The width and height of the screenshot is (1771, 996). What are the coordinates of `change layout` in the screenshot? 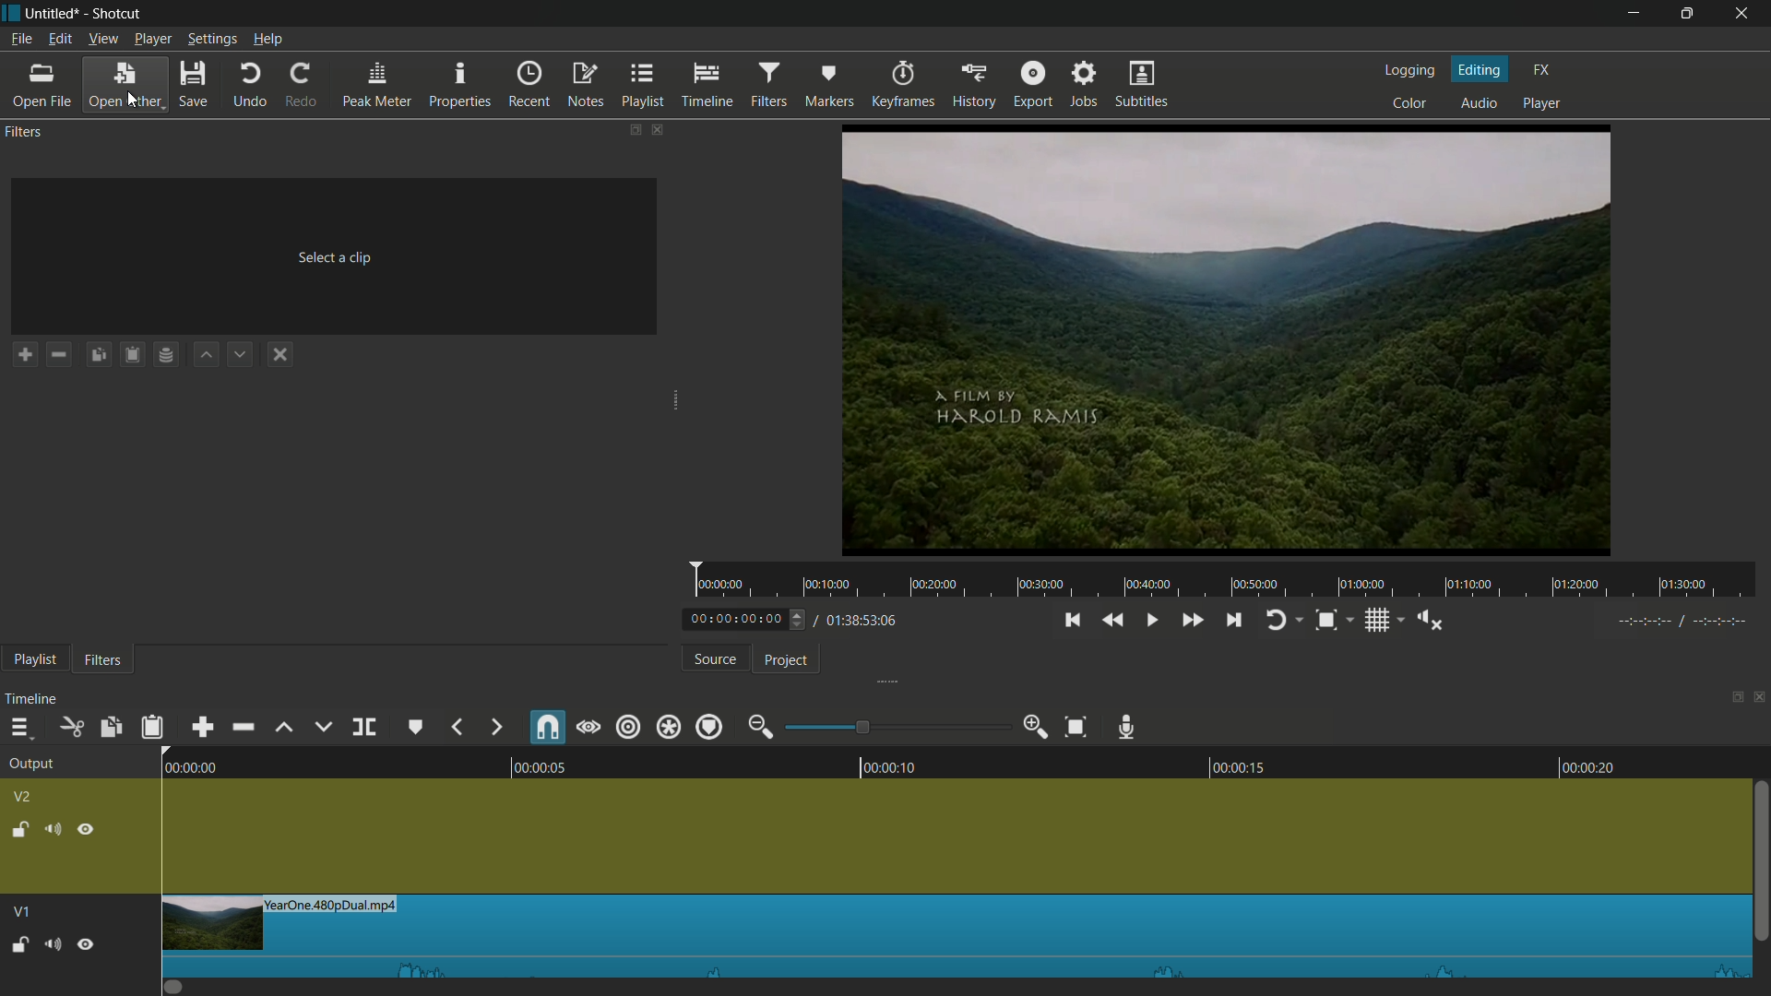 It's located at (1731, 700).